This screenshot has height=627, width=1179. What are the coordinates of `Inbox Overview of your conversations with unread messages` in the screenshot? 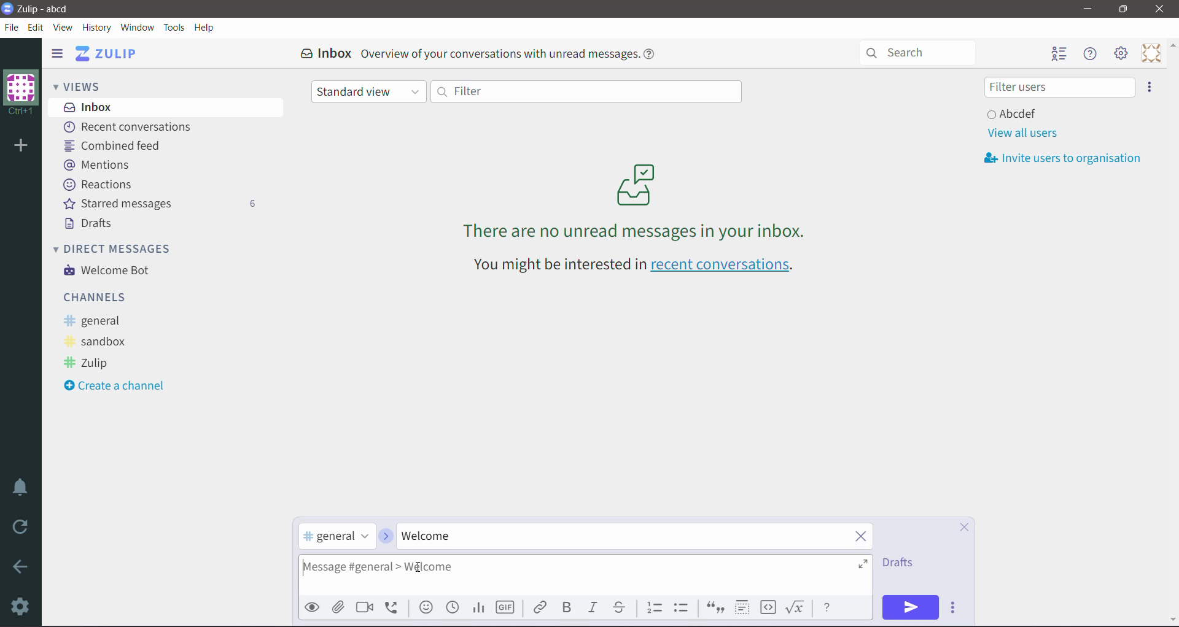 It's located at (482, 53).